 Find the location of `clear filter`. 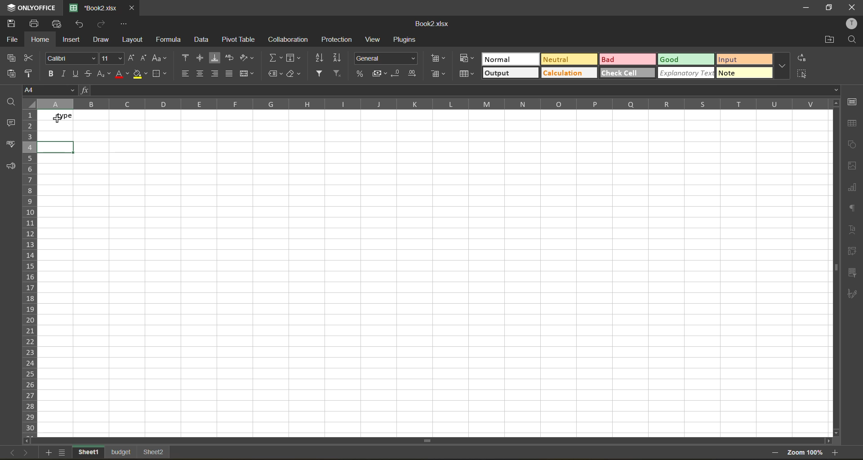

clear filter is located at coordinates (336, 74).